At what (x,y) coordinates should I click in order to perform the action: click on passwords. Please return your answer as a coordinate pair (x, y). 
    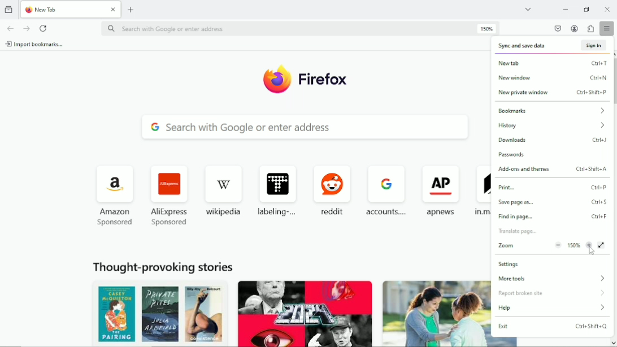
    Looking at the image, I should click on (511, 154).